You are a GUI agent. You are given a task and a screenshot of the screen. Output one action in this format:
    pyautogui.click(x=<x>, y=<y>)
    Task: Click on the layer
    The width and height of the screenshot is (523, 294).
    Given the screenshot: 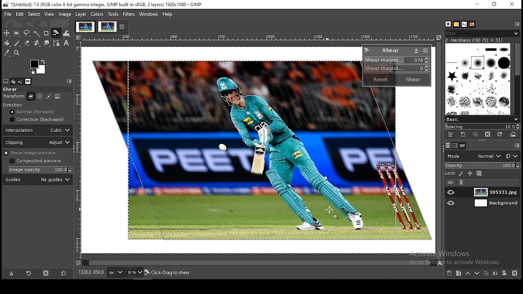 What is the action you would take?
    pyautogui.click(x=31, y=96)
    